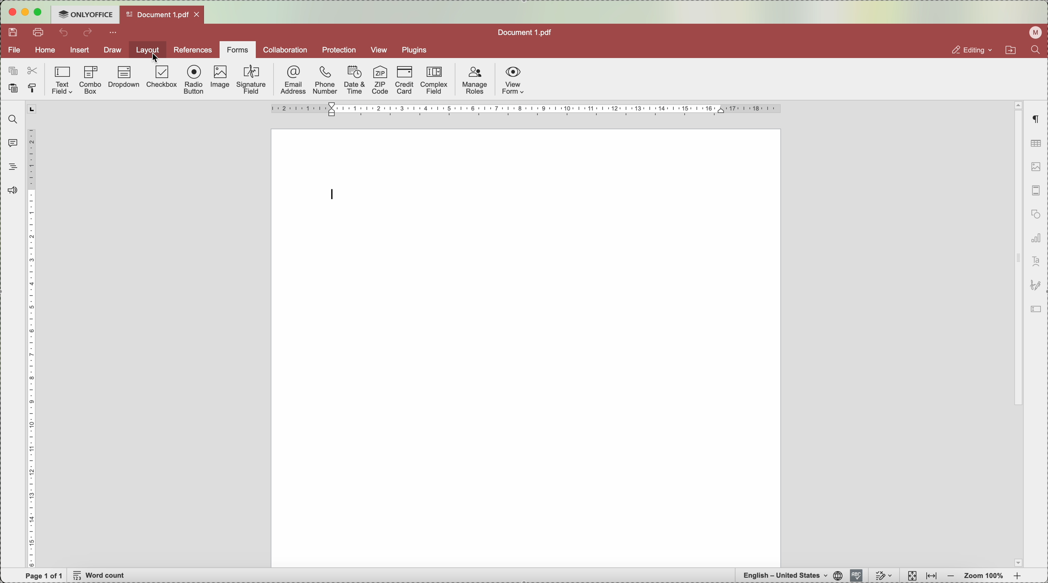  I want to click on charts settings, so click(1035, 239).